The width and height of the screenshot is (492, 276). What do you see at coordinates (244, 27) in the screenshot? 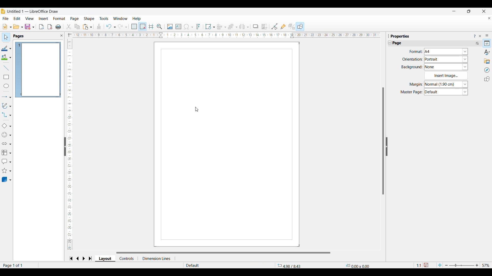
I see `Select at least three objects to distribute` at bounding box center [244, 27].